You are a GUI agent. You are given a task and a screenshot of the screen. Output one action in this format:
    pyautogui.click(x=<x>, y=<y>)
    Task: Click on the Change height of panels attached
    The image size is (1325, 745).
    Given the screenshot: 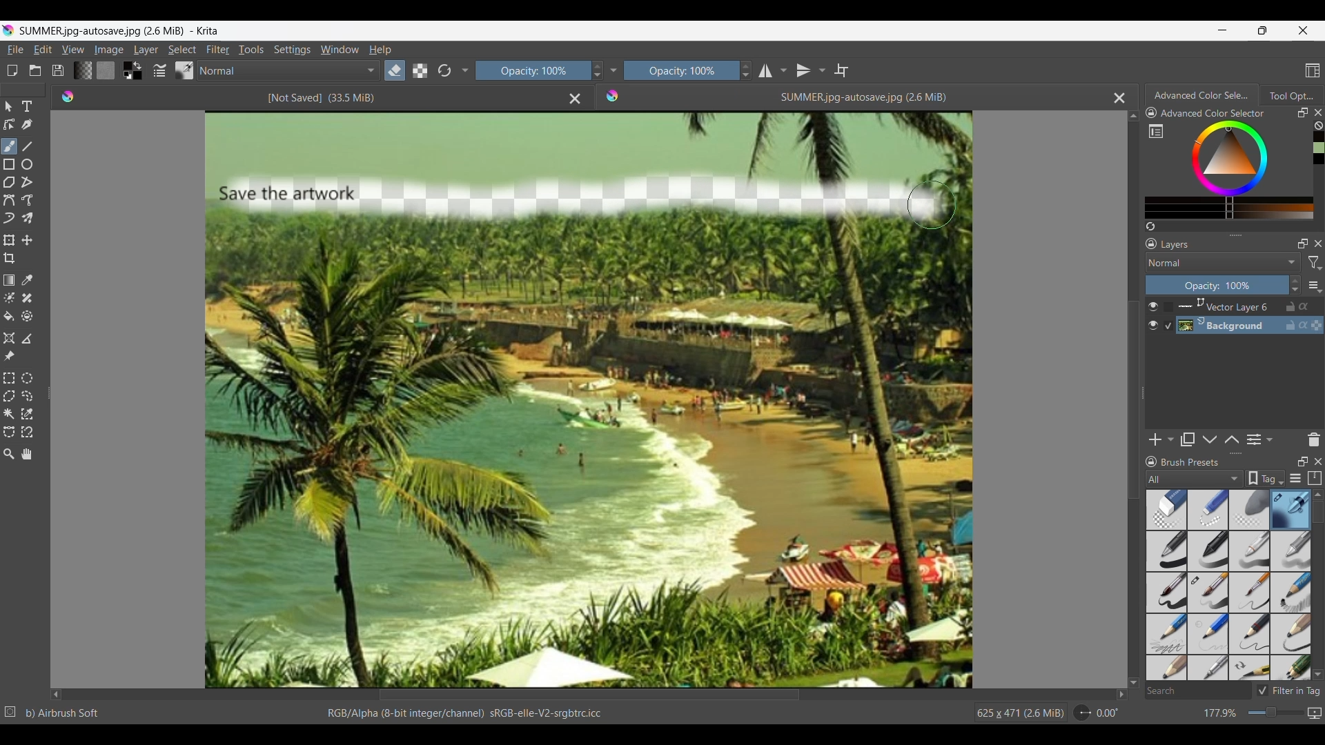 What is the action you would take?
    pyautogui.click(x=1230, y=453)
    